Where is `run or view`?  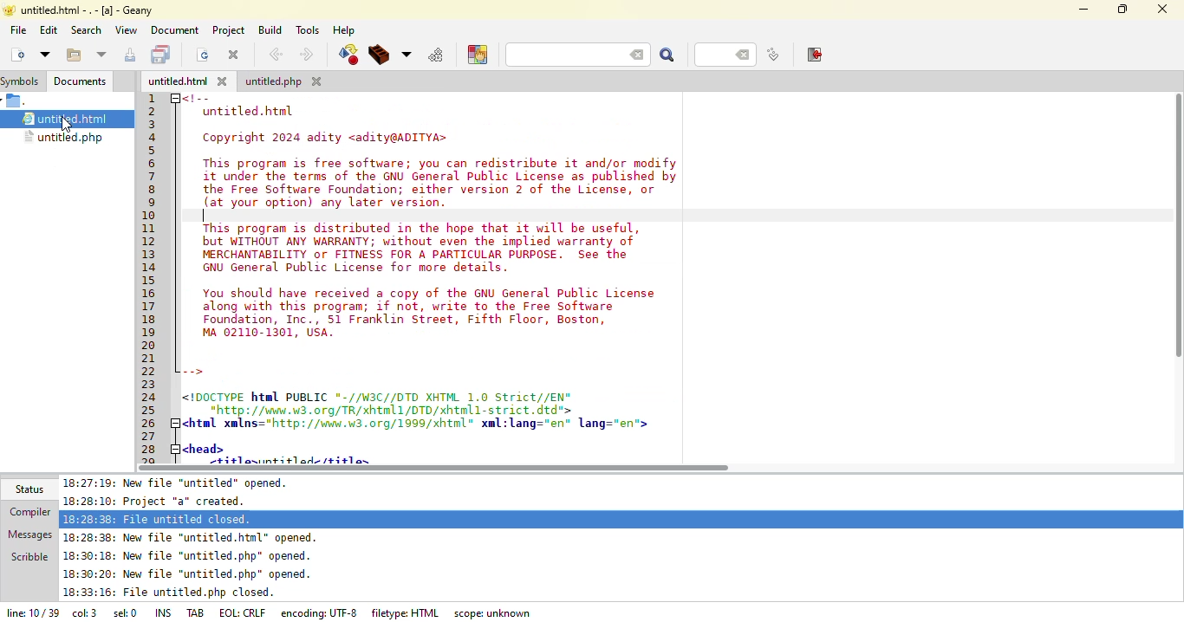
run or view is located at coordinates (436, 55).